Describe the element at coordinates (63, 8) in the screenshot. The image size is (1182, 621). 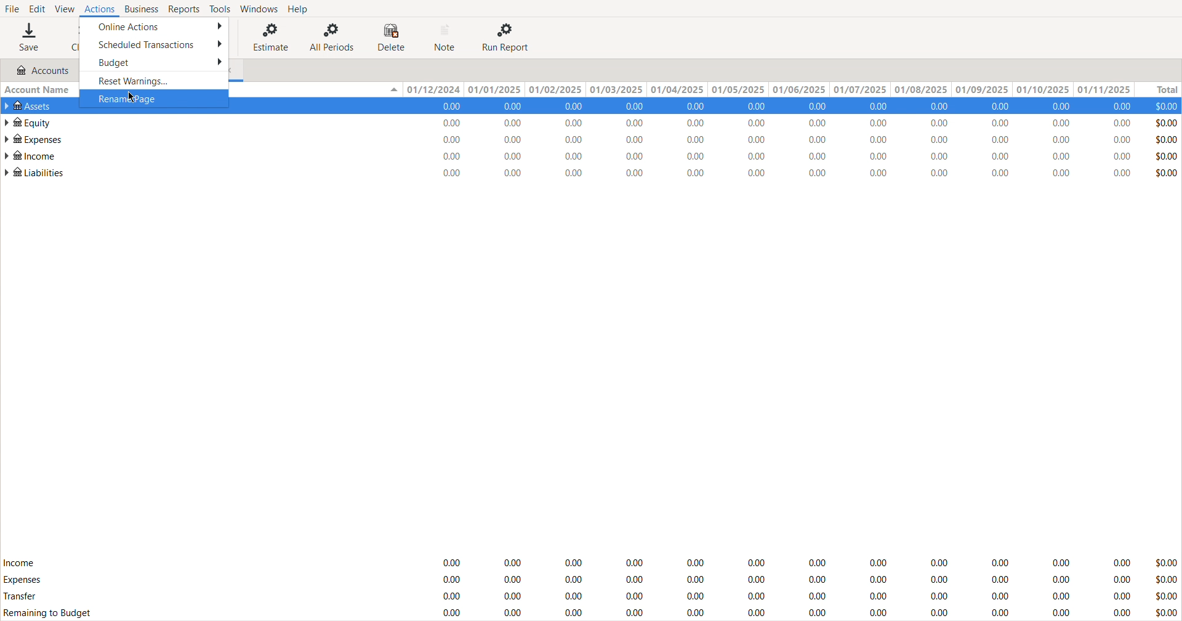
I see `View` at that location.